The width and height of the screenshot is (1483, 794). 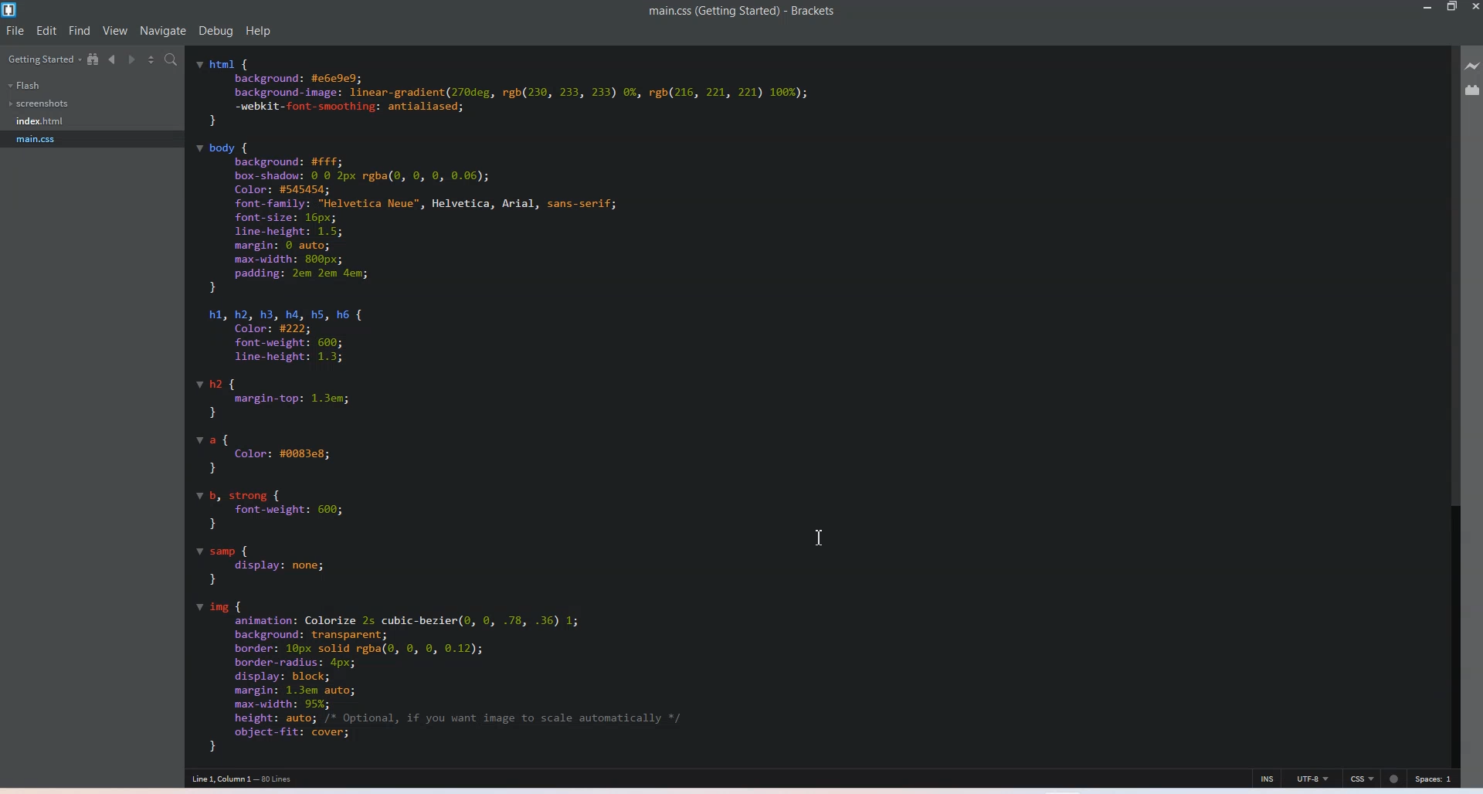 I want to click on screenshots, so click(x=41, y=103).